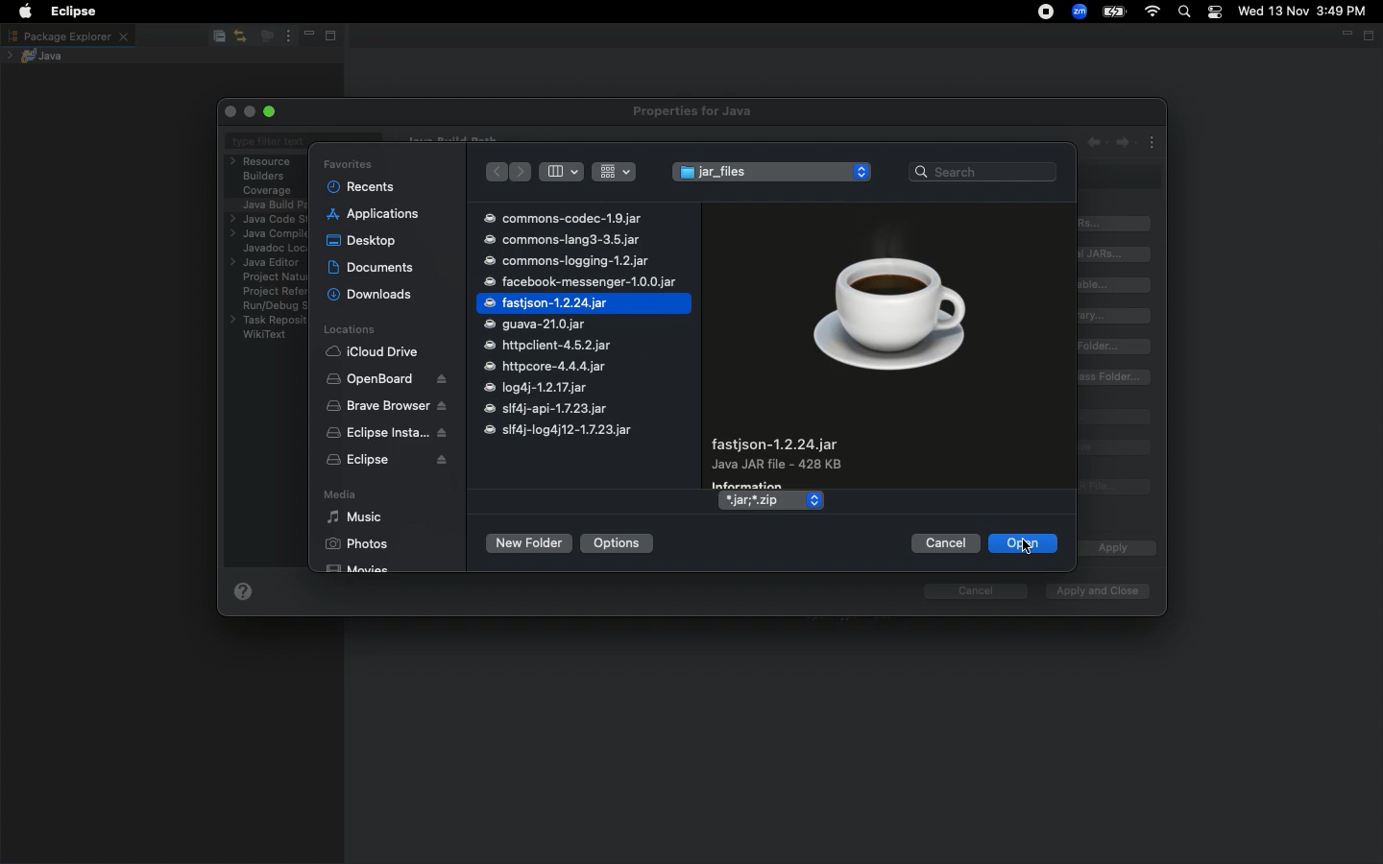 The width and height of the screenshot is (1383, 864). I want to click on Add external class folder, so click(1115, 377).